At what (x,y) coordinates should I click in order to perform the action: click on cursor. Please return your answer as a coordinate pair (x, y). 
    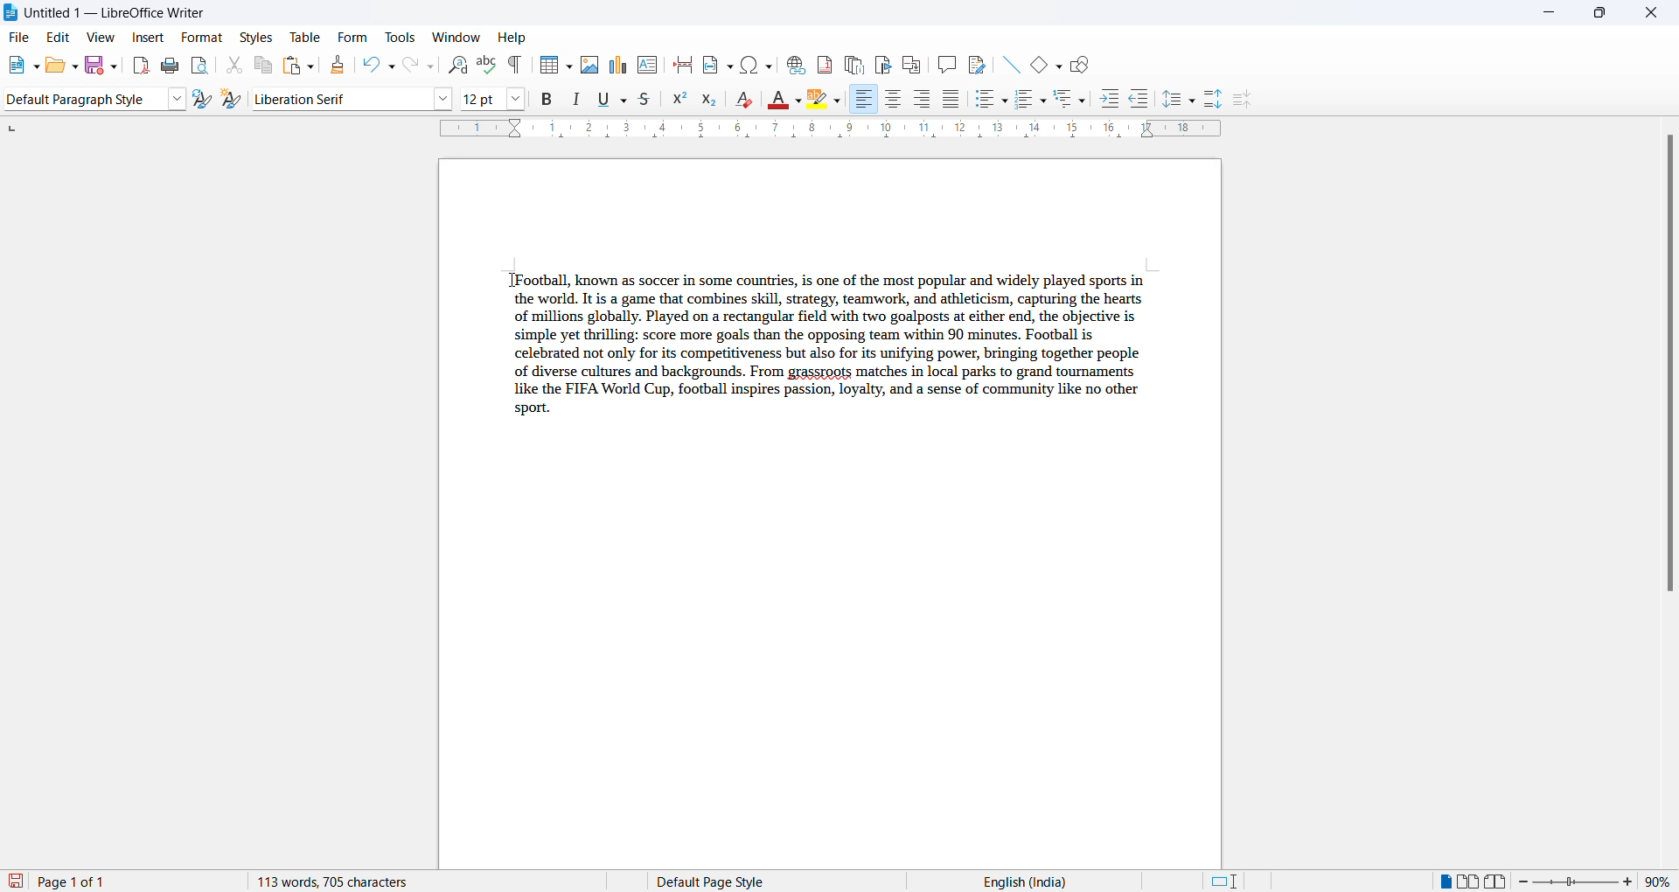
    Looking at the image, I should click on (508, 281).